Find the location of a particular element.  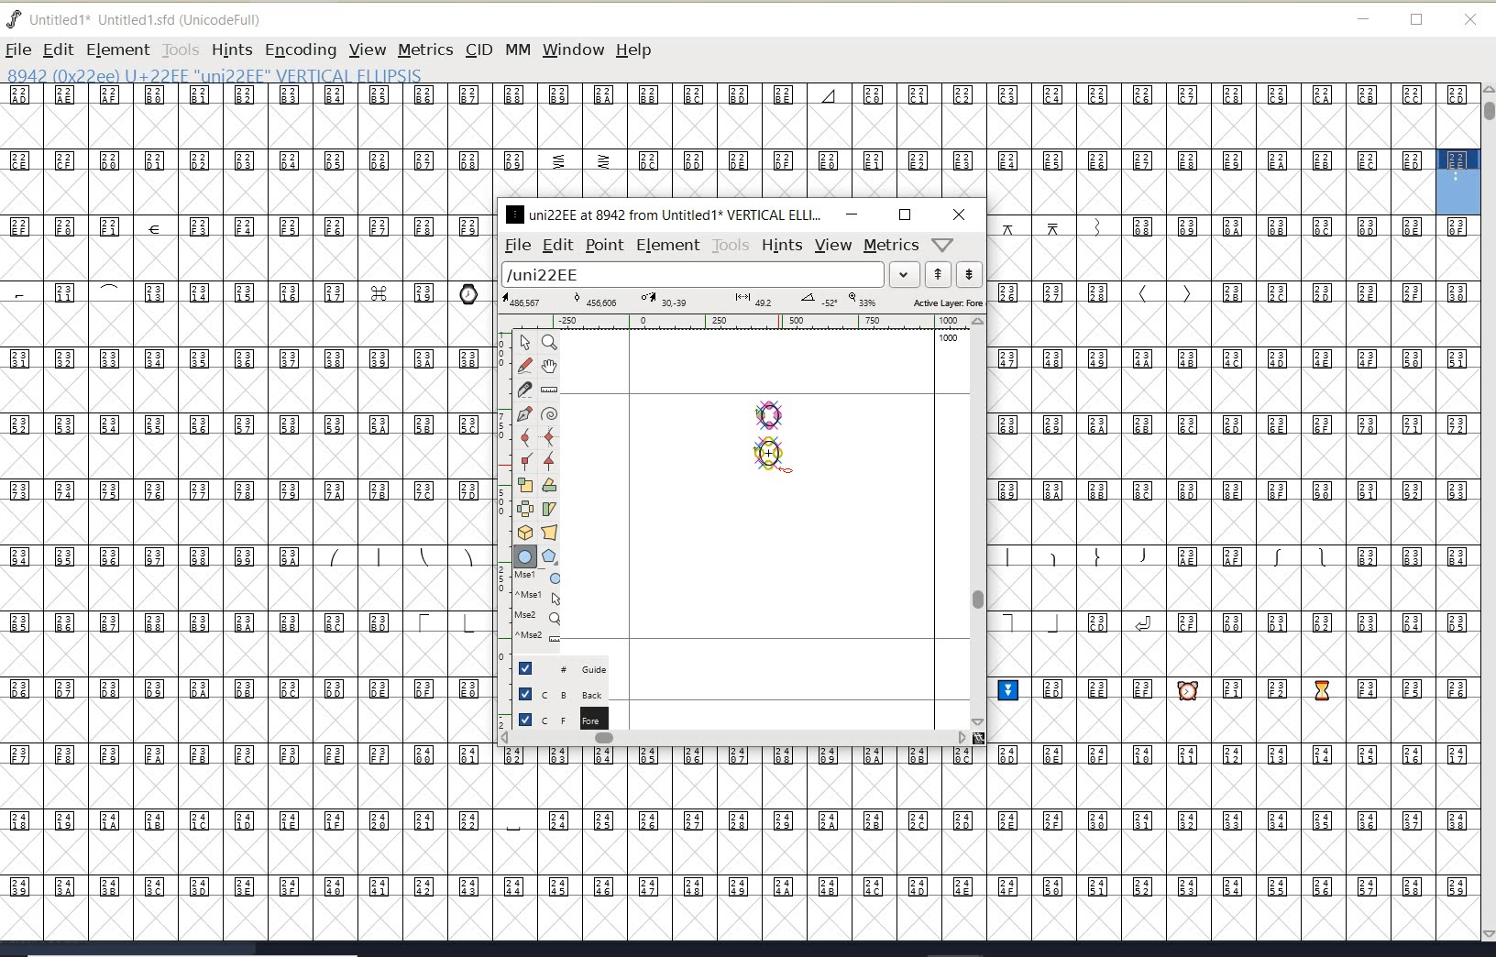

scrollbar is located at coordinates (733, 740).